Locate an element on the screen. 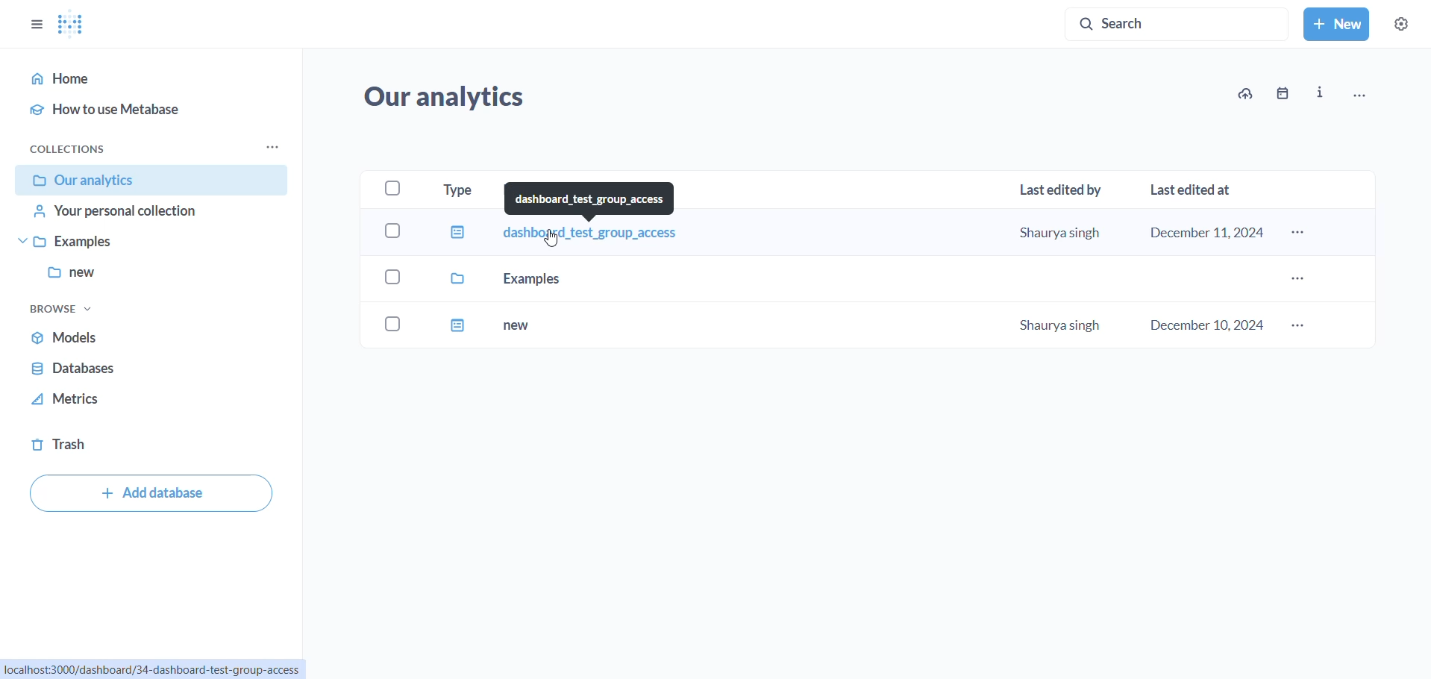  collection options is located at coordinates (282, 148).